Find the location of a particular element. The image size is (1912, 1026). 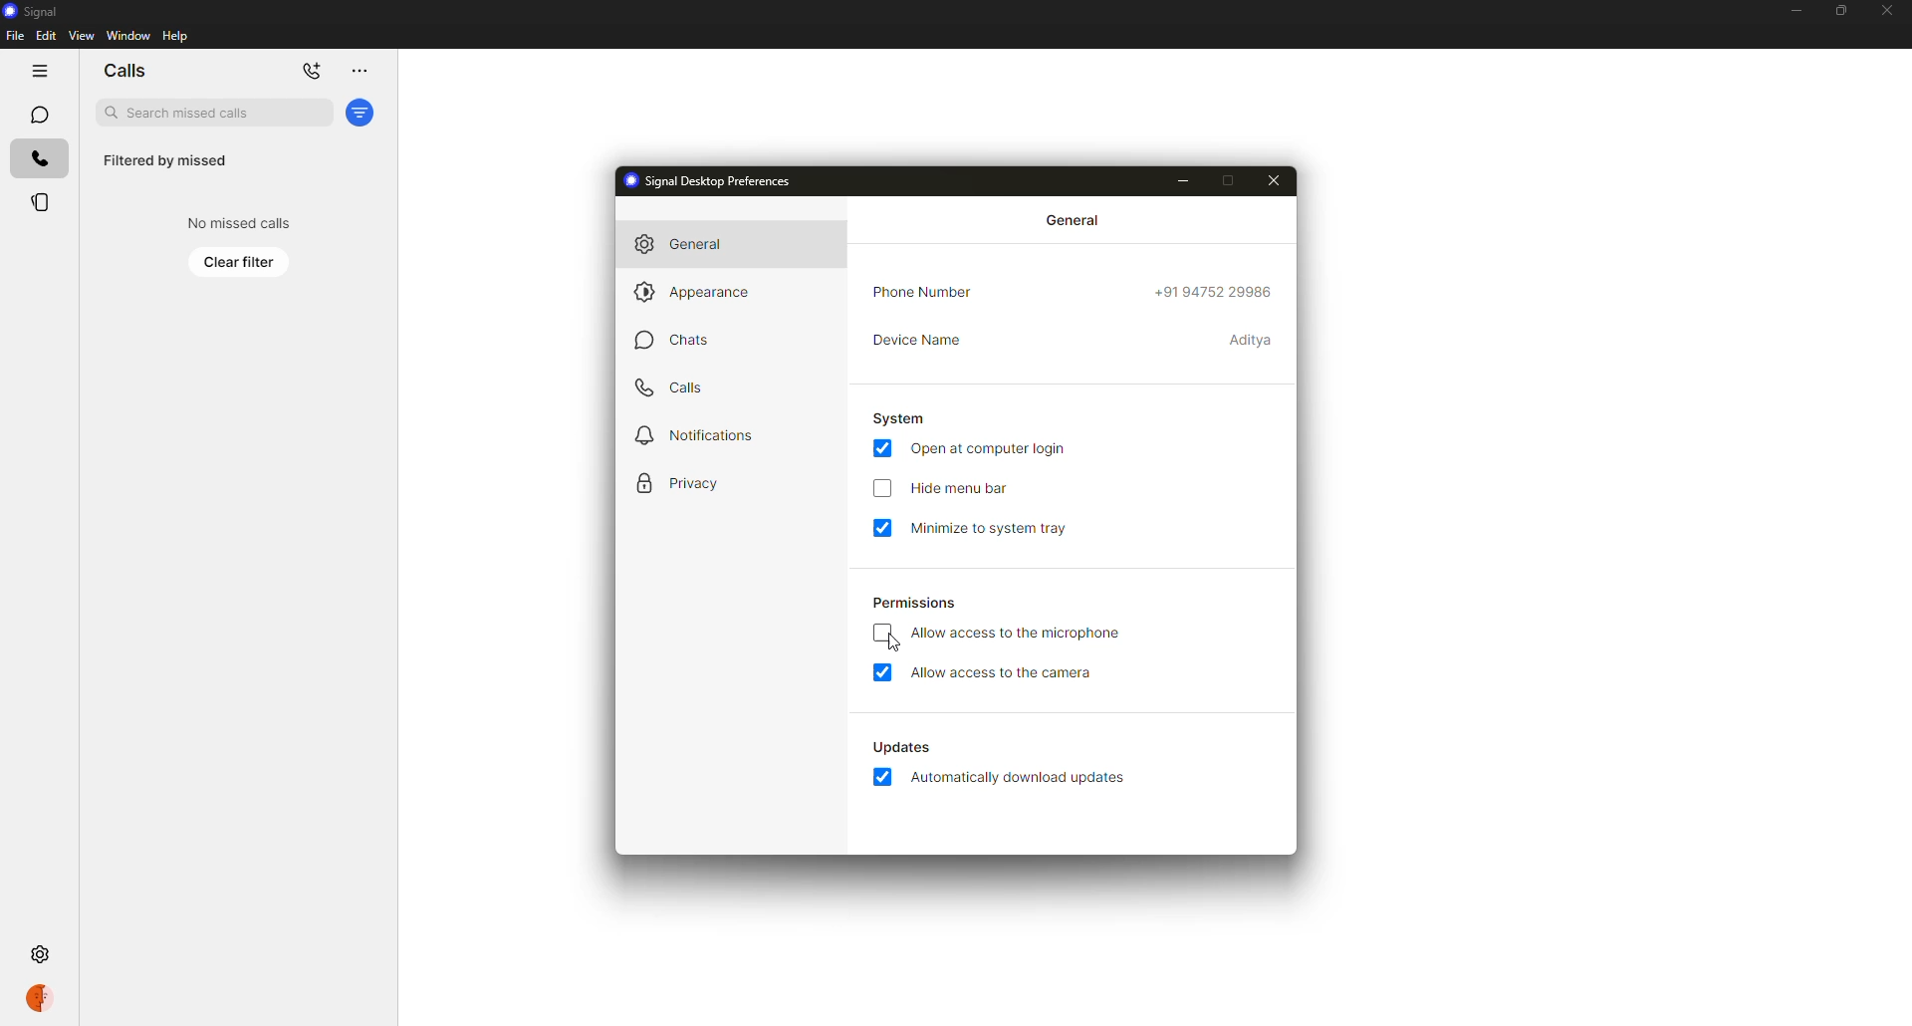

general is located at coordinates (1076, 219).